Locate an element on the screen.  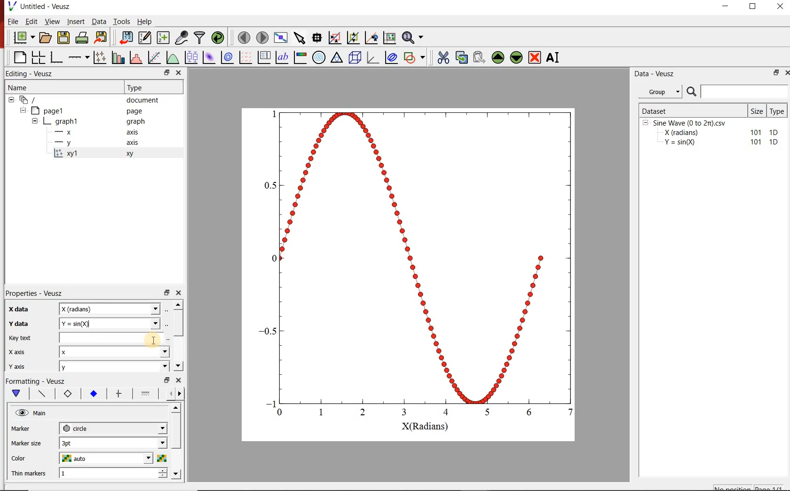
text label is located at coordinates (282, 57).